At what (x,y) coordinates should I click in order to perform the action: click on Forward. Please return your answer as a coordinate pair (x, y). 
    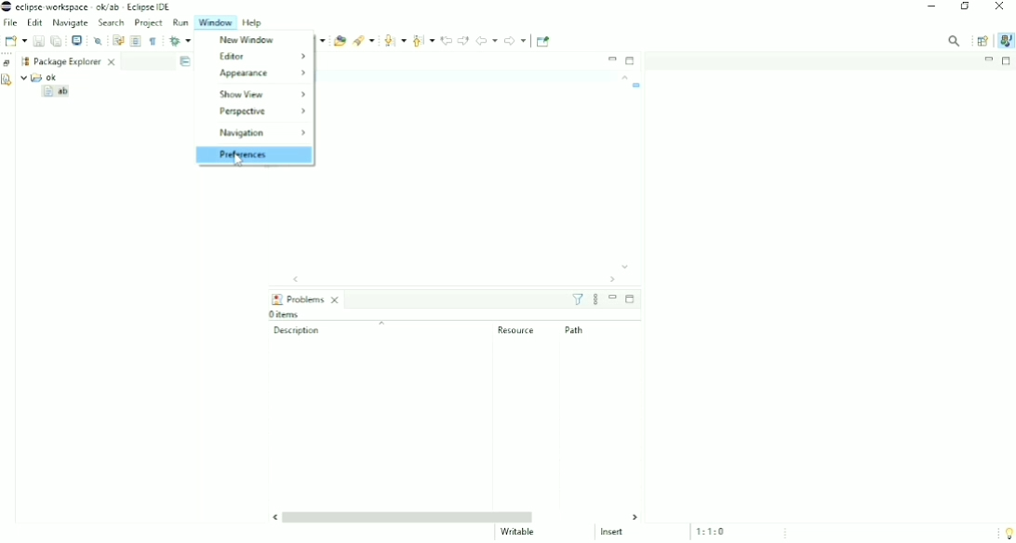
    Looking at the image, I should click on (516, 40).